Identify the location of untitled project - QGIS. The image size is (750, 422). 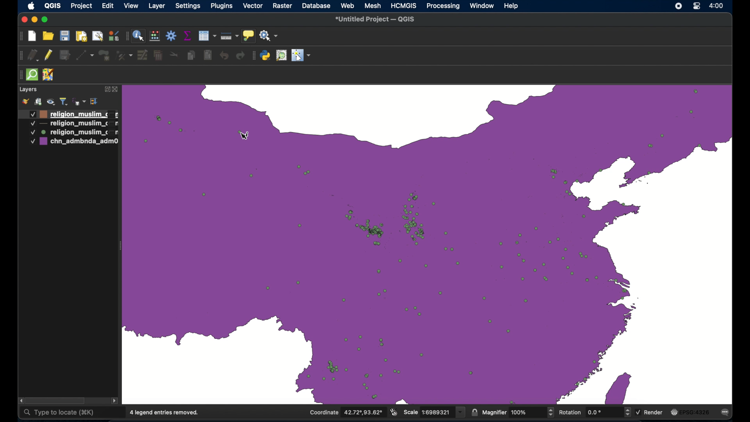
(375, 20).